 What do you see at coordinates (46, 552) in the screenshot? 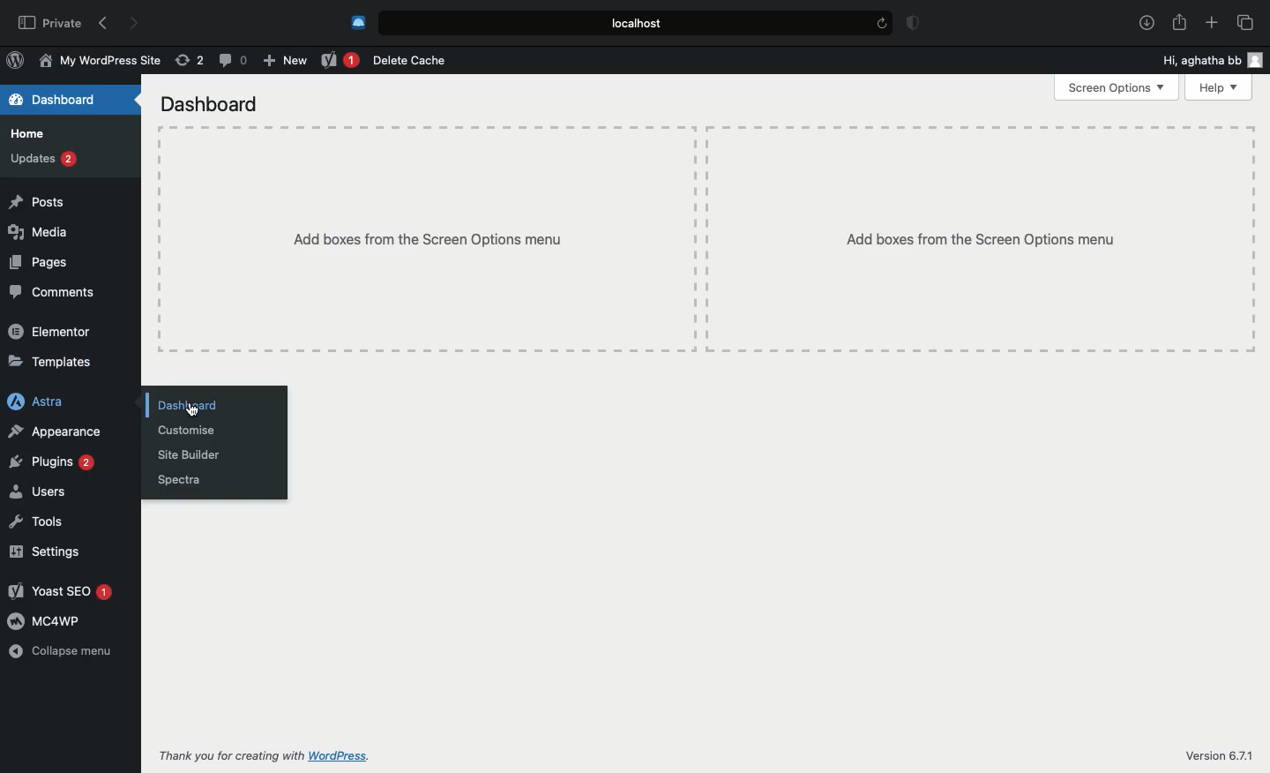
I see `Settings` at bounding box center [46, 552].